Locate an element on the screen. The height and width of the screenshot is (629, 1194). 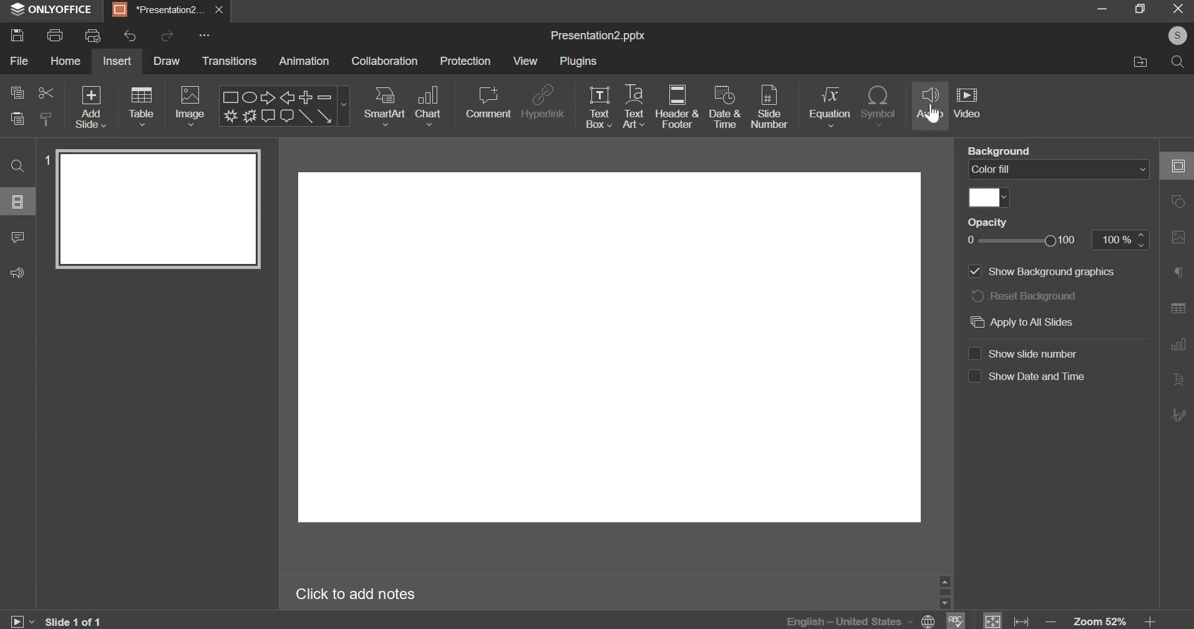
paragraph settings is located at coordinates (1178, 271).